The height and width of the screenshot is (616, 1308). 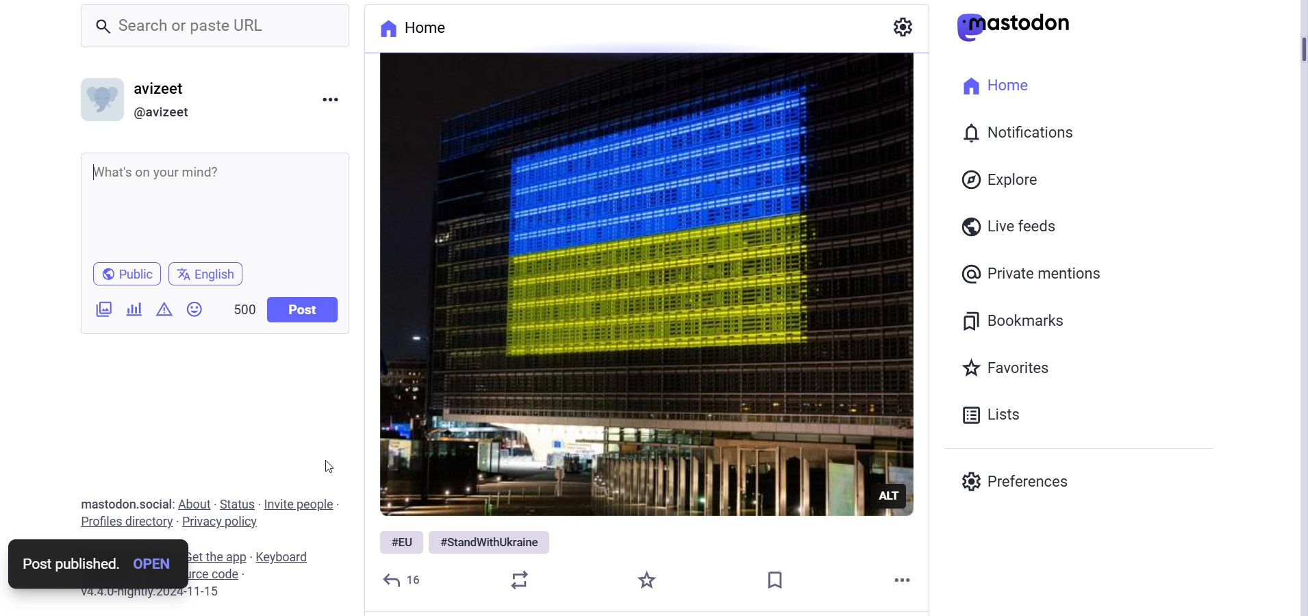 What do you see at coordinates (127, 504) in the screenshot?
I see `Text` at bounding box center [127, 504].